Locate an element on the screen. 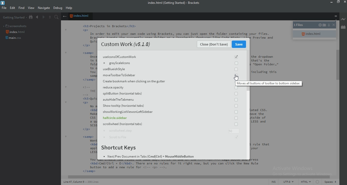 This screenshot has width=347, height=185. Show file tree is located at coordinates (31, 17).